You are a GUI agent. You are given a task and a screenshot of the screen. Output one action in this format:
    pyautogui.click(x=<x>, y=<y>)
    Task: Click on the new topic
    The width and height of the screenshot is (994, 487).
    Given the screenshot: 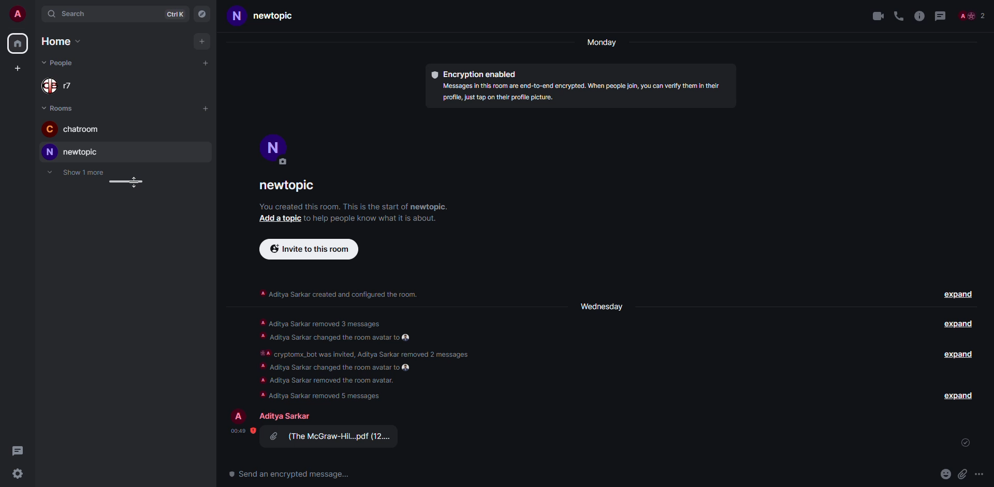 What is the action you would take?
    pyautogui.click(x=70, y=151)
    